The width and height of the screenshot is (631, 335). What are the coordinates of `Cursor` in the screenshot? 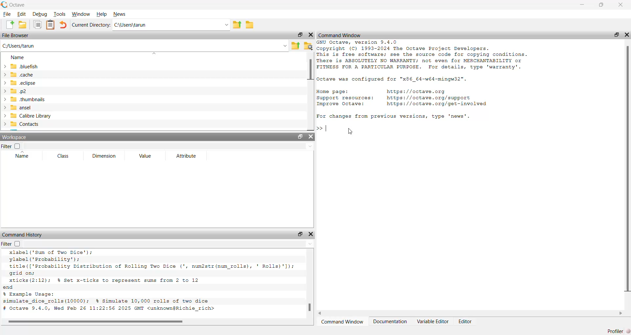 It's located at (350, 131).